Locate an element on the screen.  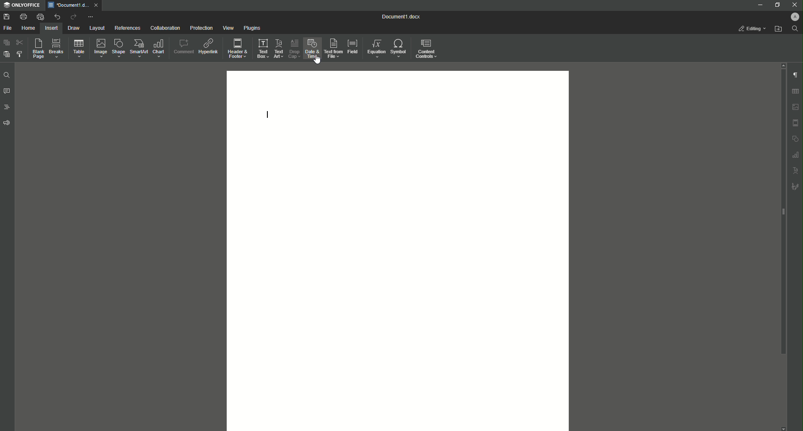
Minimize is located at coordinates (759, 5).